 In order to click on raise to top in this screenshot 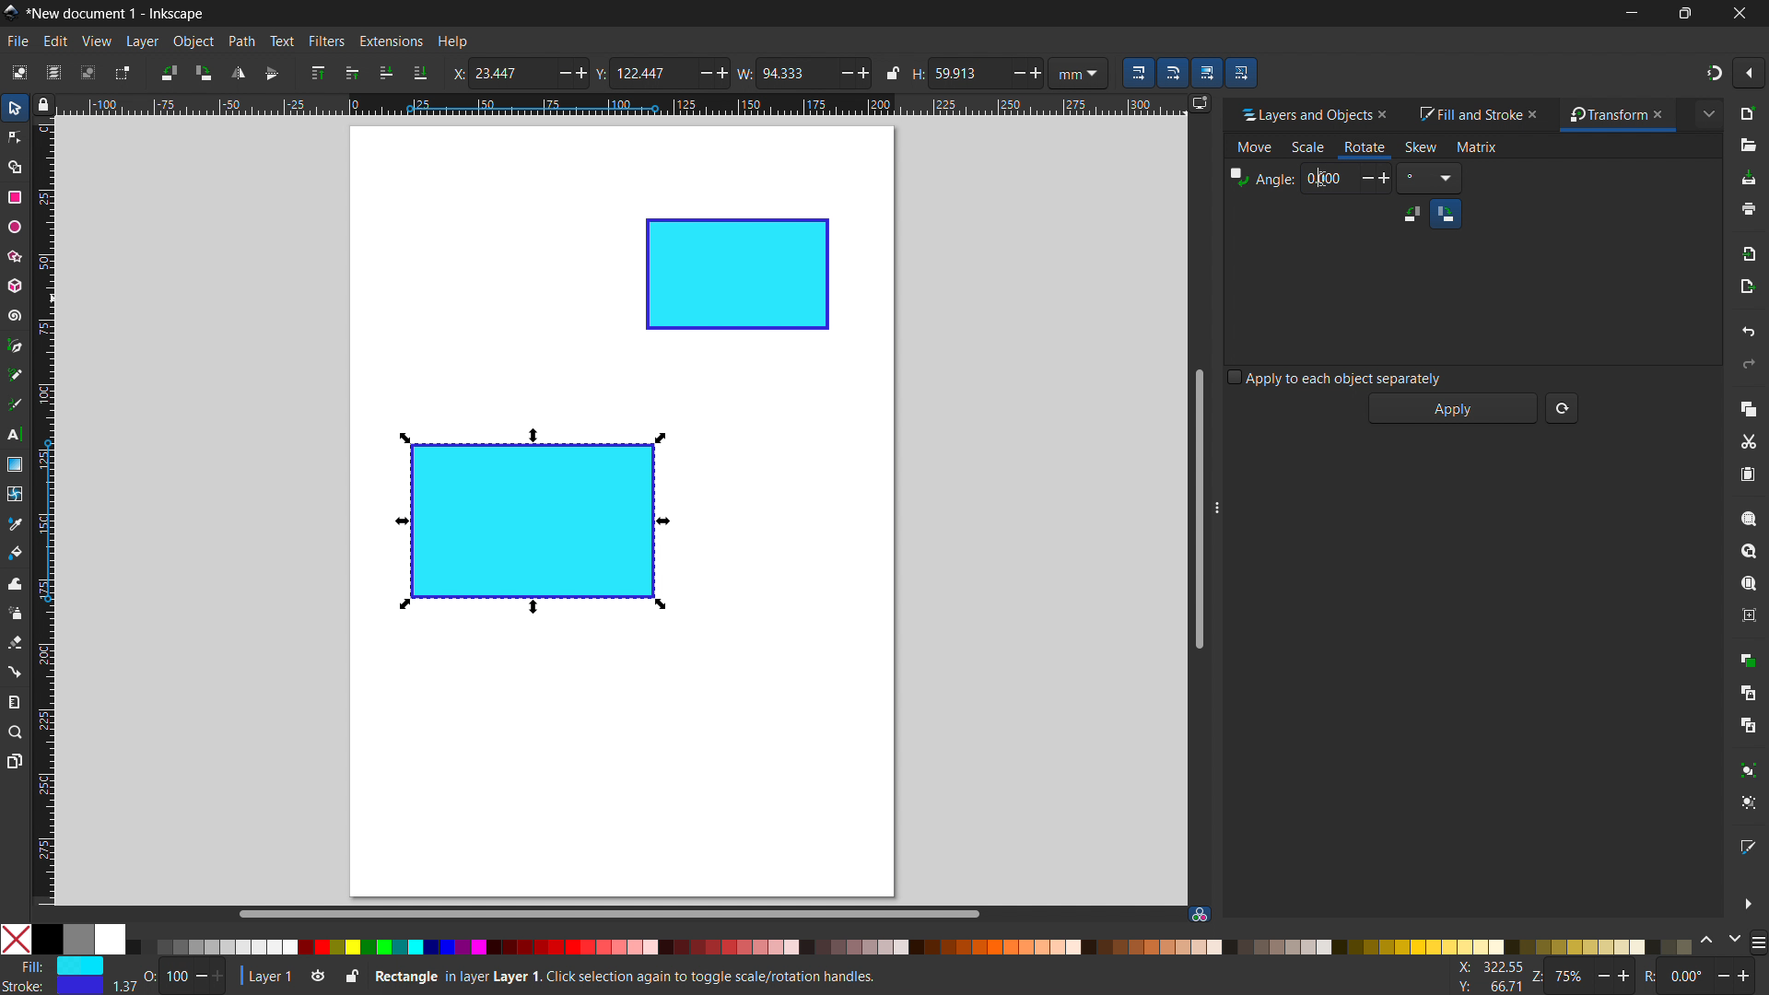, I will do `click(318, 73)`.